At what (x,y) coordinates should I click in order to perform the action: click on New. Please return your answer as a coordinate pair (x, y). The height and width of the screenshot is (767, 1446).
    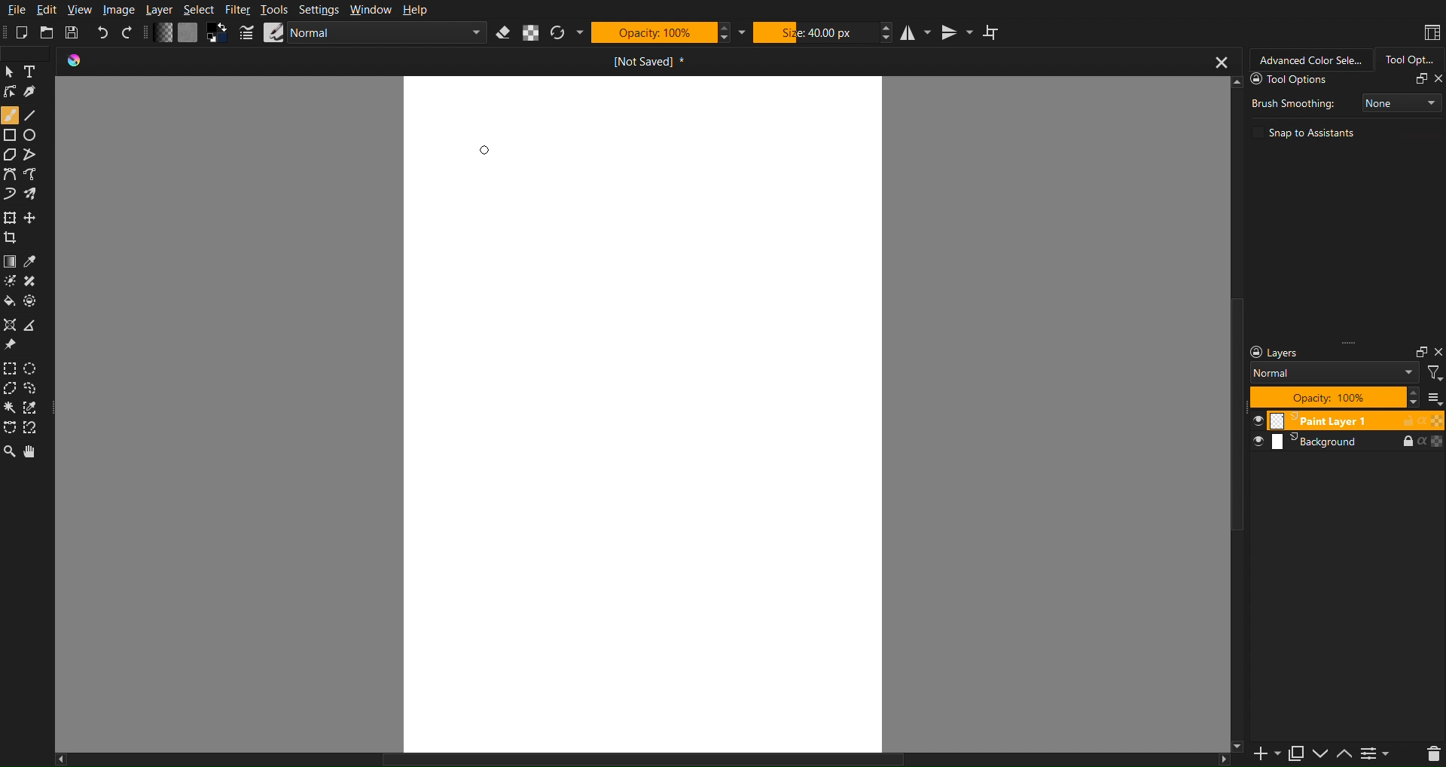
    Looking at the image, I should click on (22, 32).